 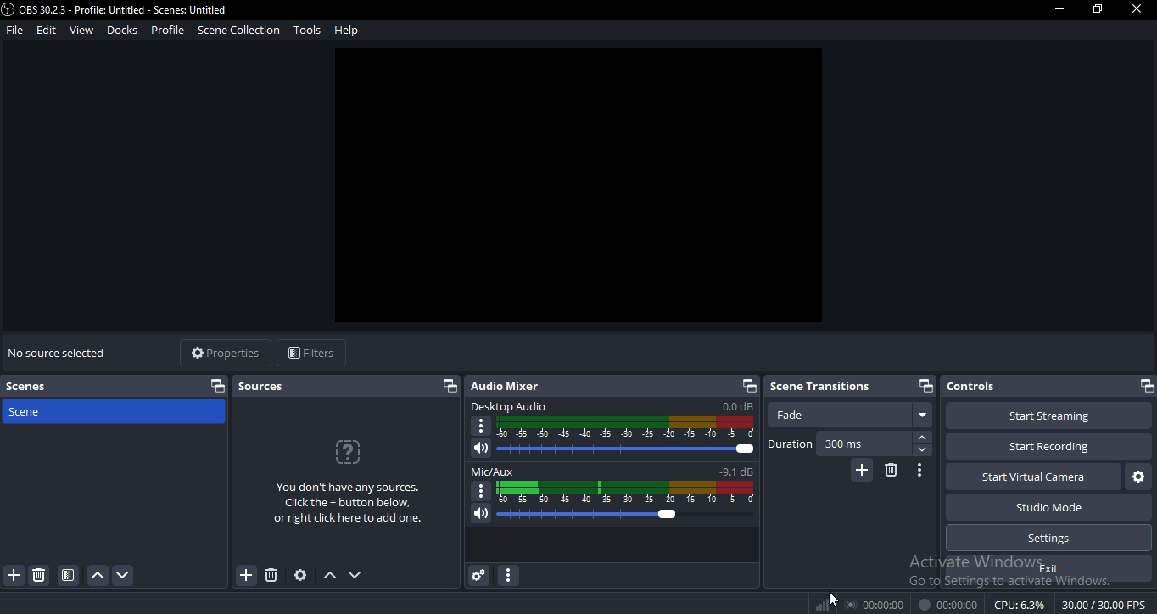 I want to click on mic/aux, so click(x=609, y=472).